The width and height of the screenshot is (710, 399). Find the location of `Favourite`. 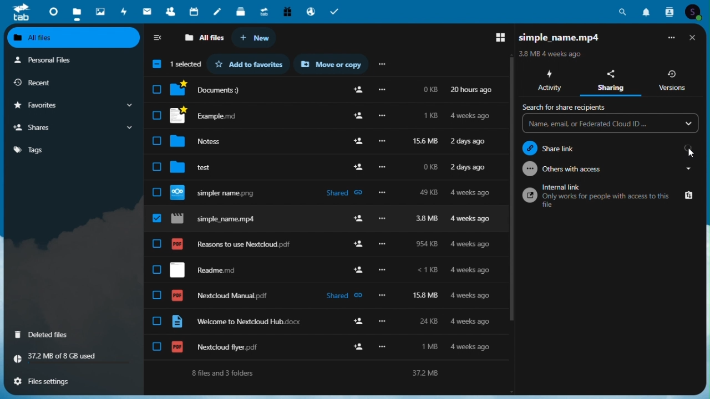

Favourite is located at coordinates (73, 105).